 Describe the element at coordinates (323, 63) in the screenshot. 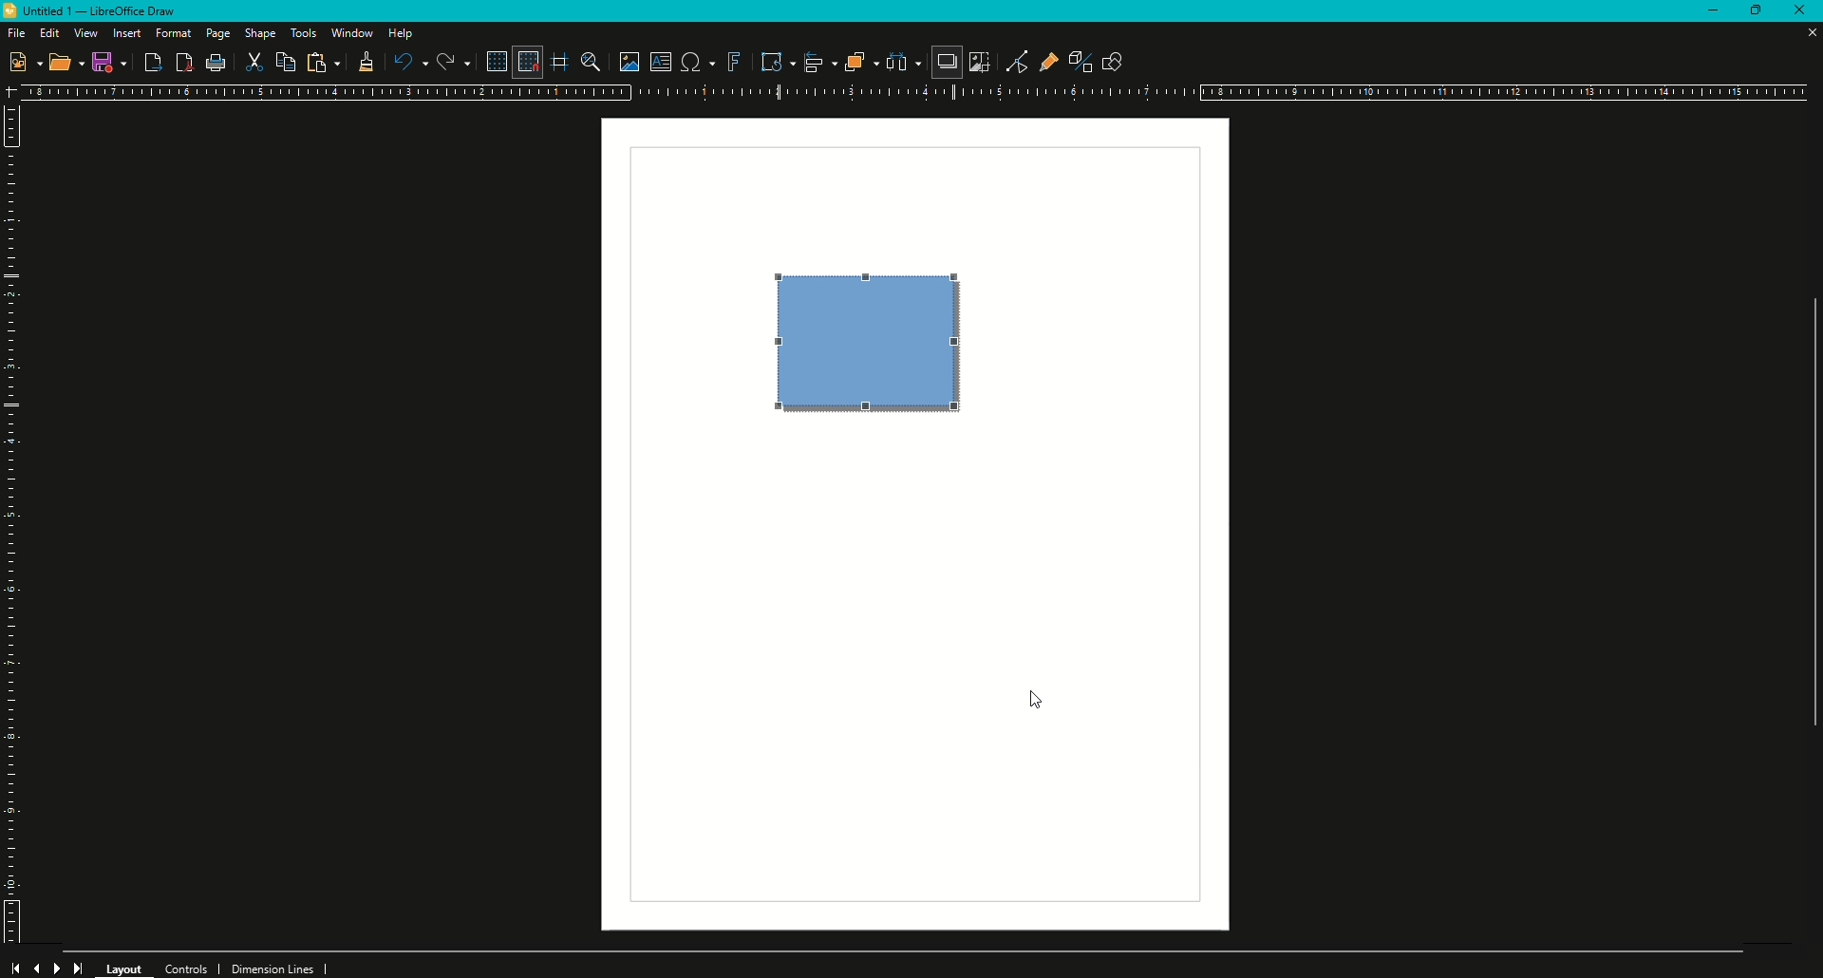

I see `Paste` at that location.